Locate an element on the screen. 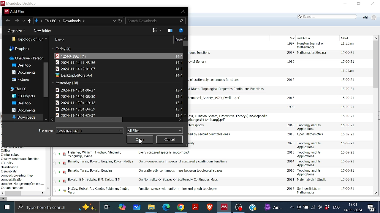 Image resolution: width=380 pixels, height=213 pixels. keyword is located at coordinates (18, 175).